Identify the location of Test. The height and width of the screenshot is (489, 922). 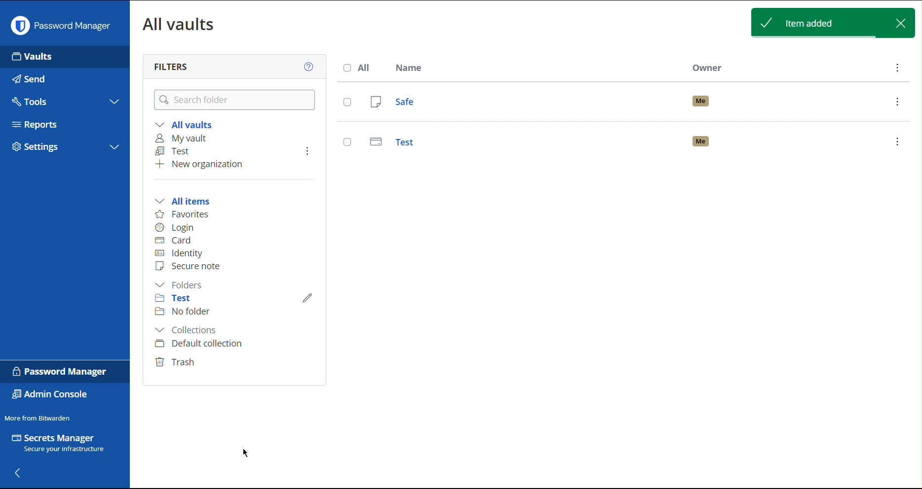
(175, 151).